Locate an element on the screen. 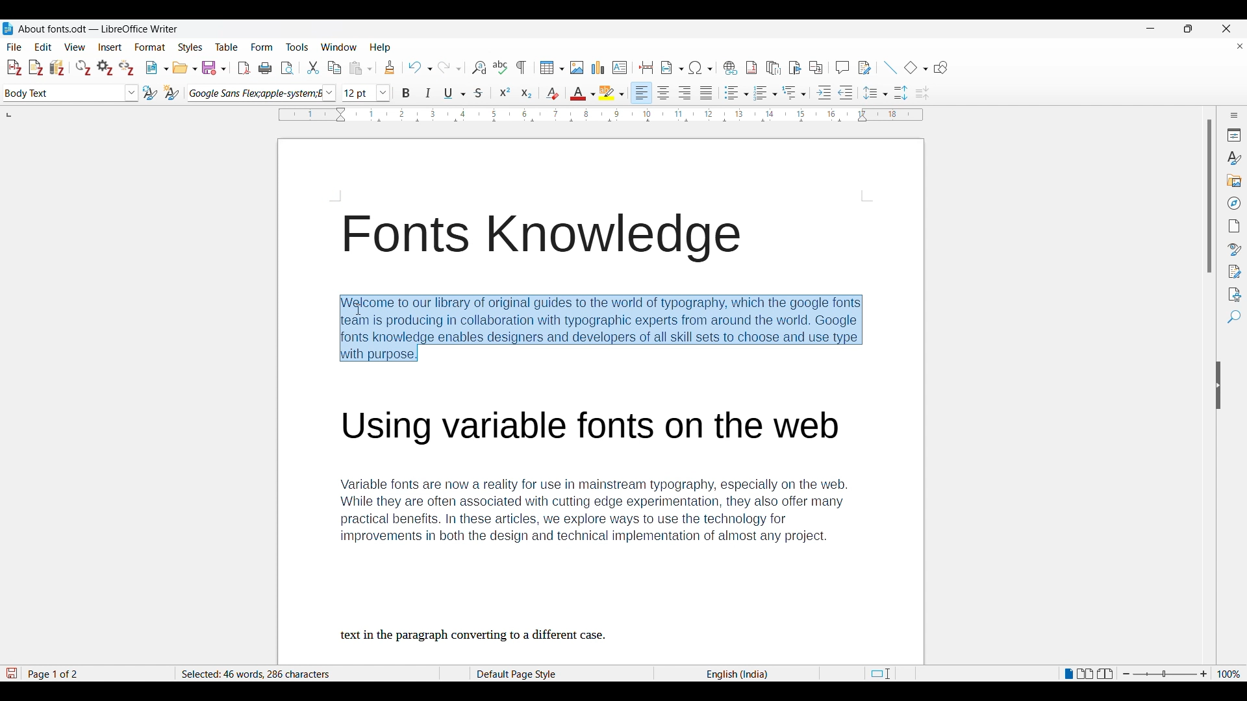 This screenshot has width=1247, height=701. Hide sidebar is located at coordinates (1218, 385).